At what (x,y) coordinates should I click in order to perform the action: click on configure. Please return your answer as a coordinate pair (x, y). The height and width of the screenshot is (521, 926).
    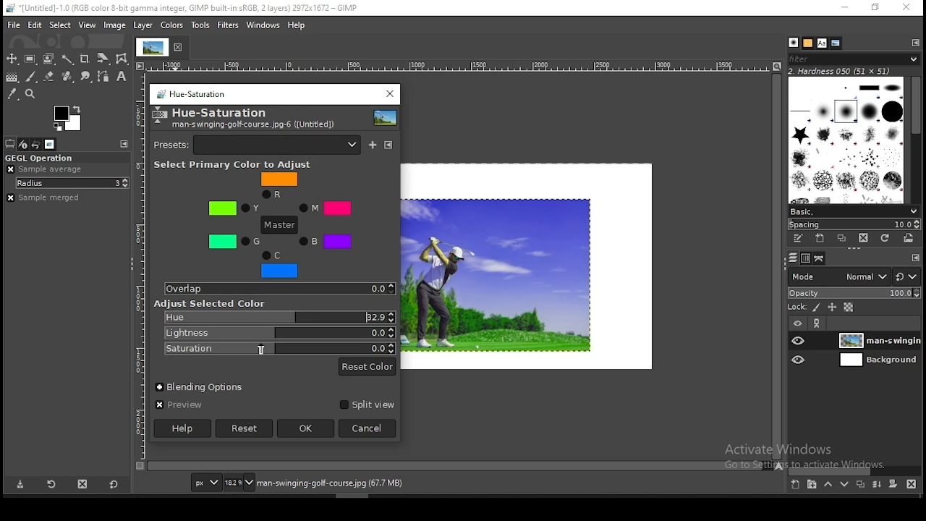
    Looking at the image, I should click on (388, 145).